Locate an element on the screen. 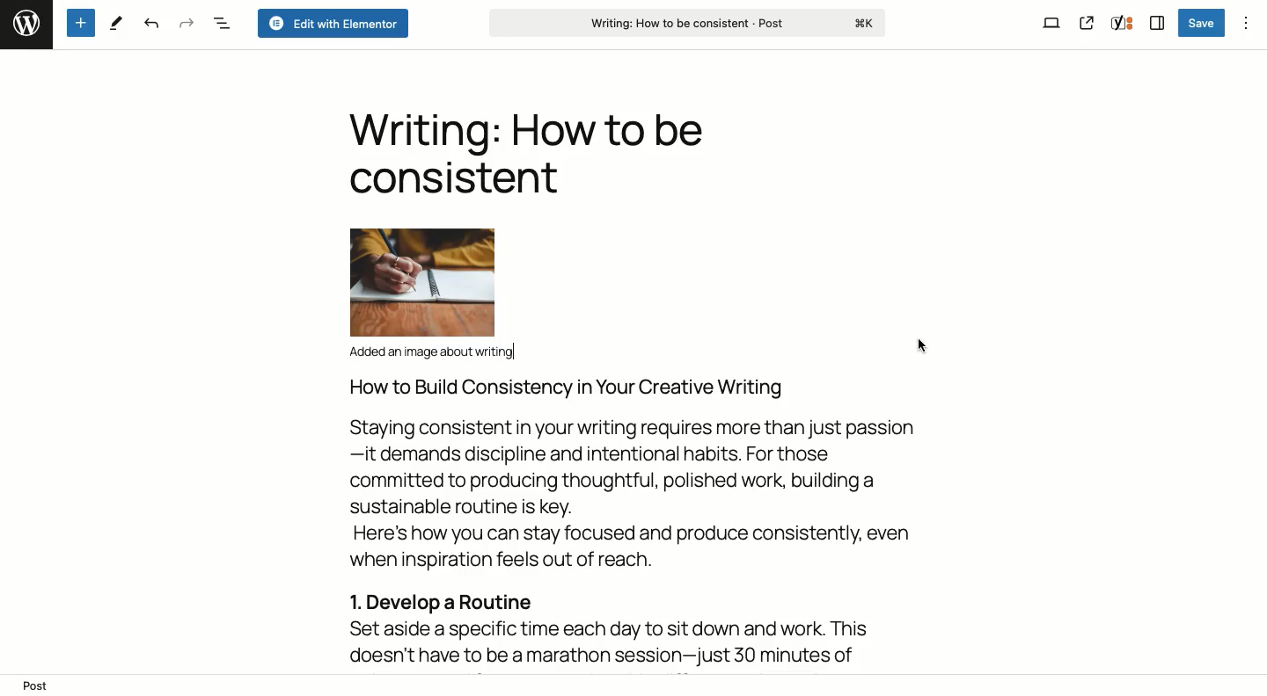 This screenshot has height=696, width=1267. How to Build Consistency in Your Creative WritingStaying consistent in your writing requires more than just passion—it demands discipline and intentional habits. For thosecommitted to producing thoughtful, polished work, building asustainable routine is key.Here's how you can stay focused and produce consistently, evenwhen inspiration feels out of reach.1. Develop a RoutineSet aside a specific time each day to sit down and work. Thisdoesn't have to be a marathon session—just 30 minutes is located at coordinates (638, 524).